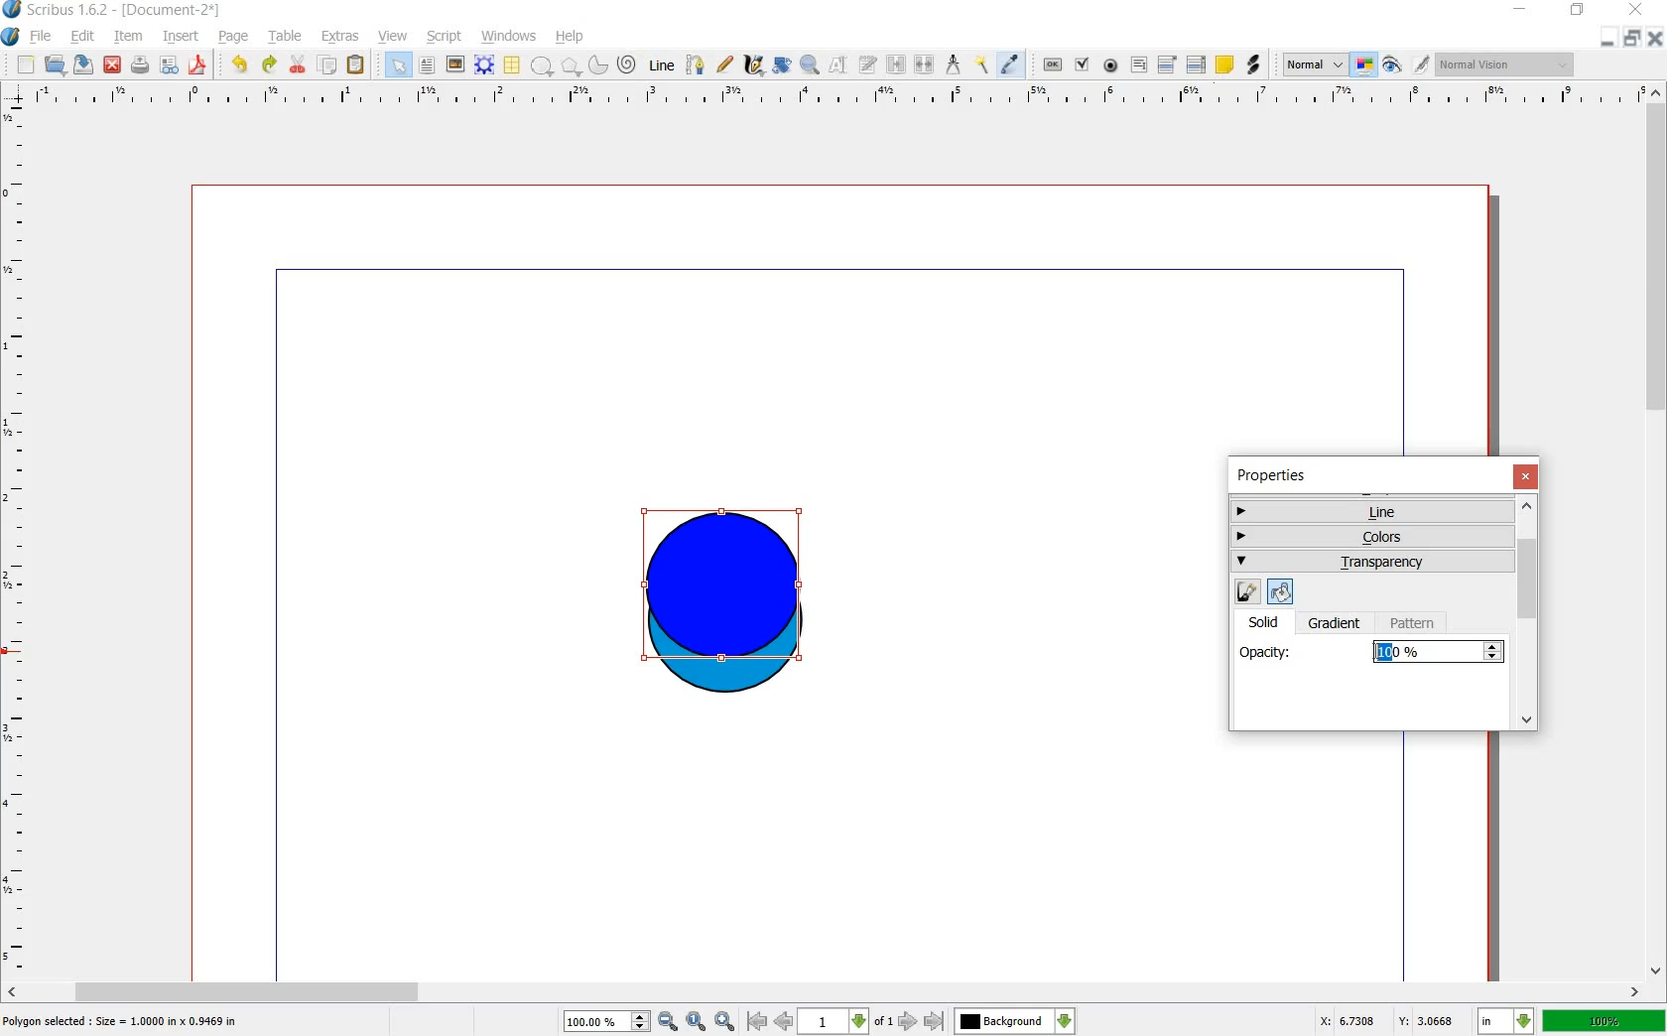 Image resolution: width=1667 pixels, height=1036 pixels. Describe the element at coordinates (1493, 653) in the screenshot. I see `Increase or decrease opacity` at that location.